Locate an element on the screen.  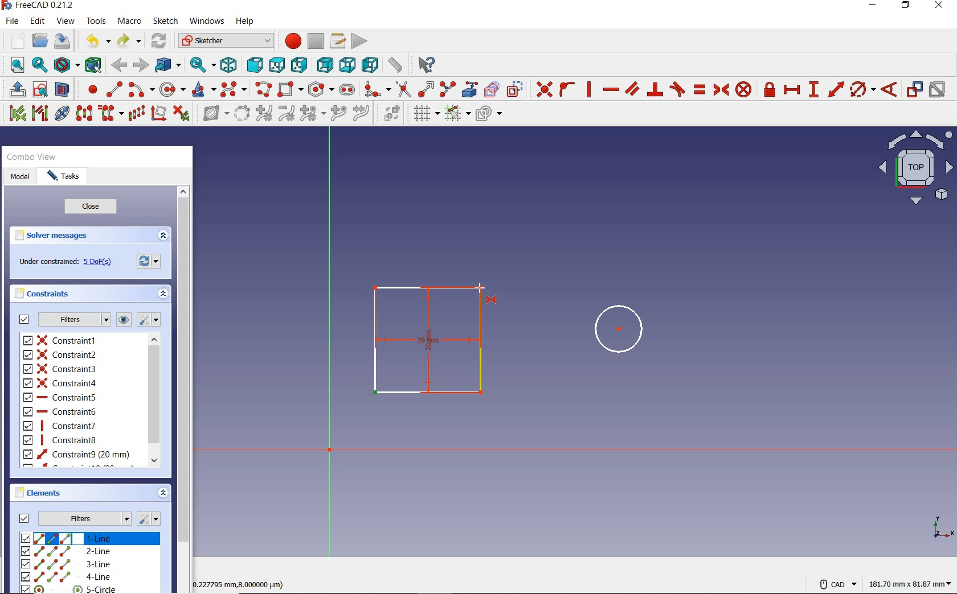
forces recomputation of active document is located at coordinates (152, 263).